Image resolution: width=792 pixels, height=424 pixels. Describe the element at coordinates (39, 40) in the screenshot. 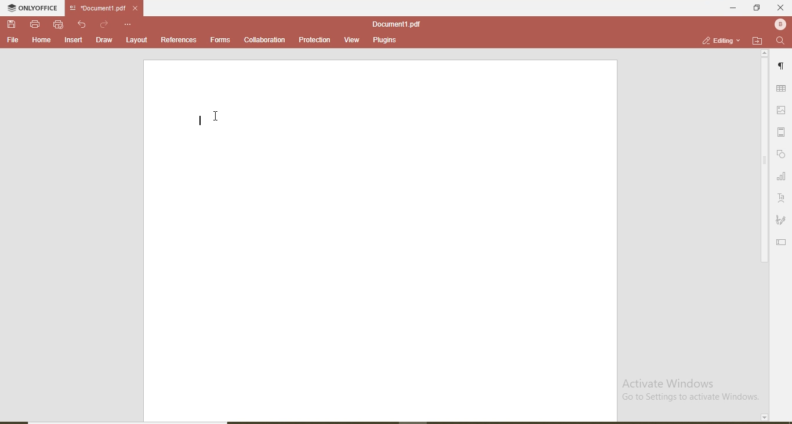

I see `home` at that location.